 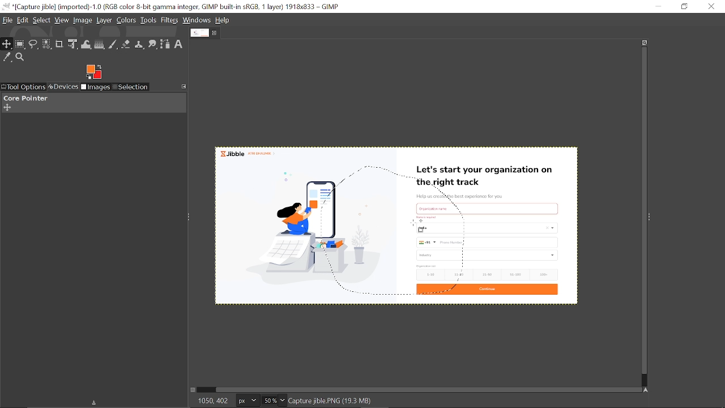 I want to click on 21-50, so click(x=488, y=274).